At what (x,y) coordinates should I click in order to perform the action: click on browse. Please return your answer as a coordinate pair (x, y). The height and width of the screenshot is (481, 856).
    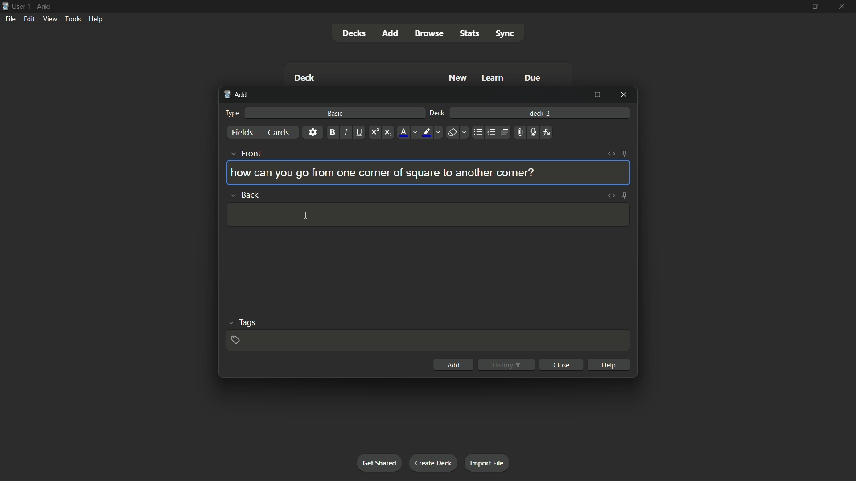
    Looking at the image, I should click on (430, 33).